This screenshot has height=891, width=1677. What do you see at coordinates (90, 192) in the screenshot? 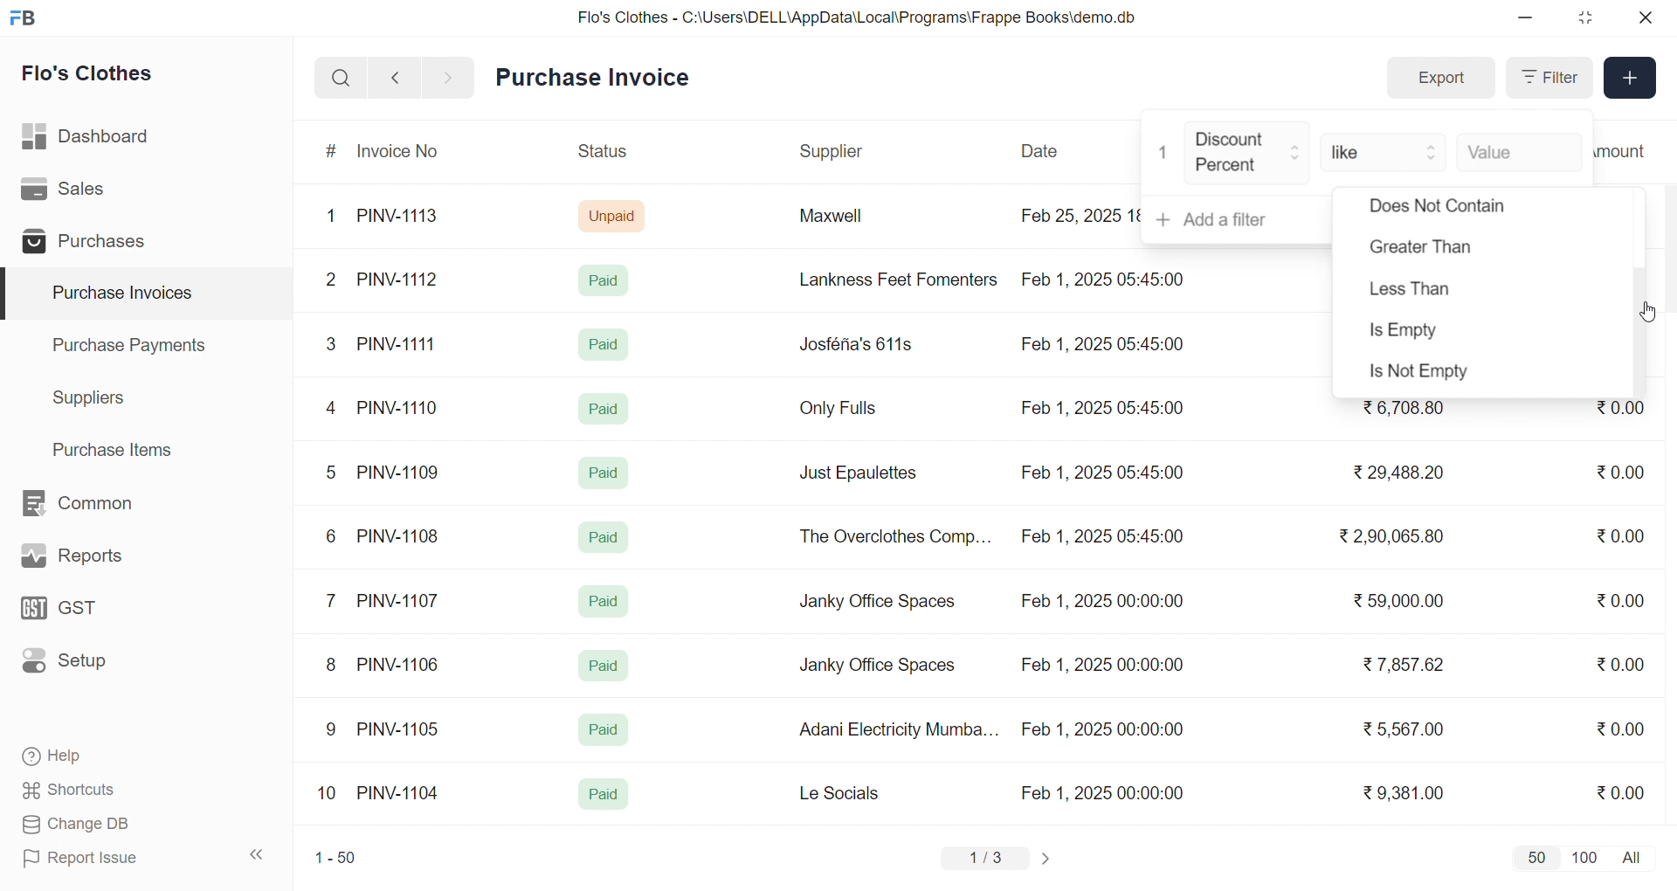
I see `Sales` at bounding box center [90, 192].